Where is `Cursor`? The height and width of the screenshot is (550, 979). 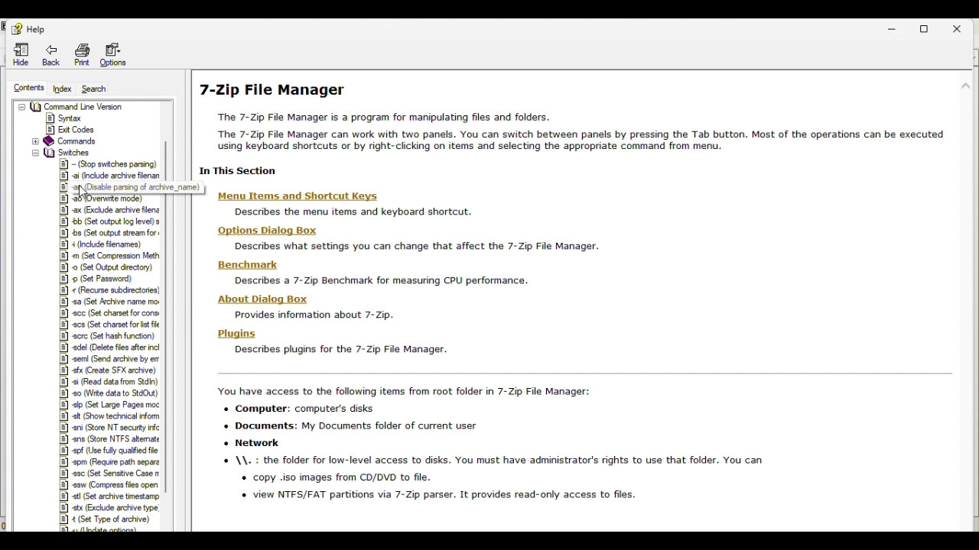 Cursor is located at coordinates (83, 194).